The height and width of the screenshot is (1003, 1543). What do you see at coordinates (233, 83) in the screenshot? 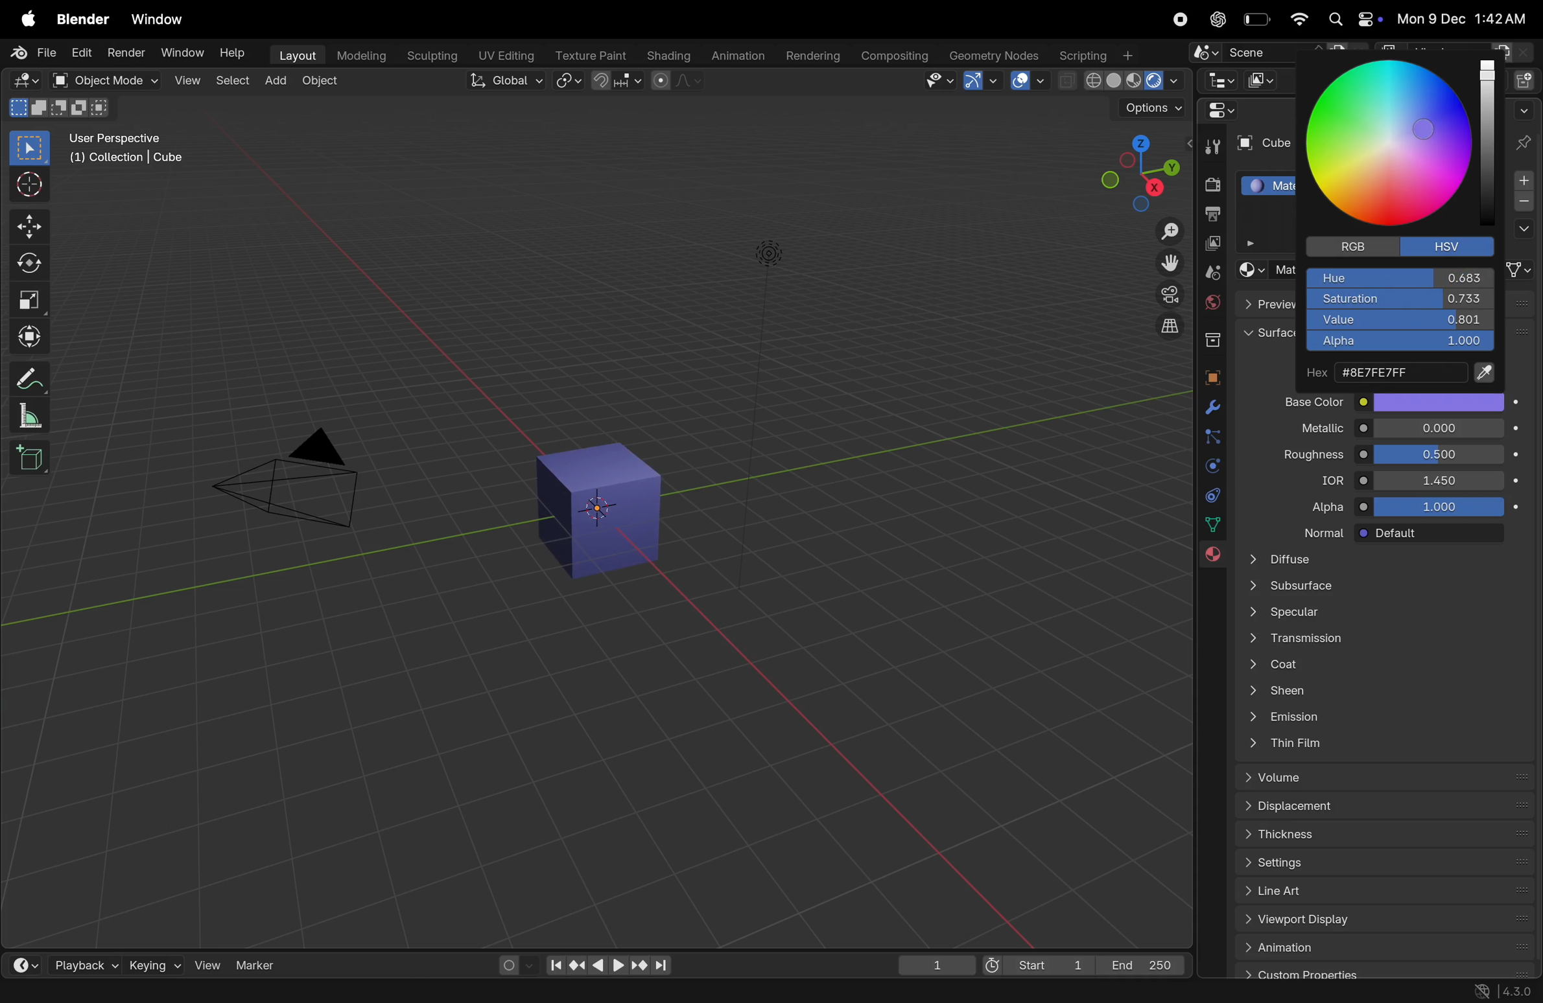
I see `select` at bounding box center [233, 83].